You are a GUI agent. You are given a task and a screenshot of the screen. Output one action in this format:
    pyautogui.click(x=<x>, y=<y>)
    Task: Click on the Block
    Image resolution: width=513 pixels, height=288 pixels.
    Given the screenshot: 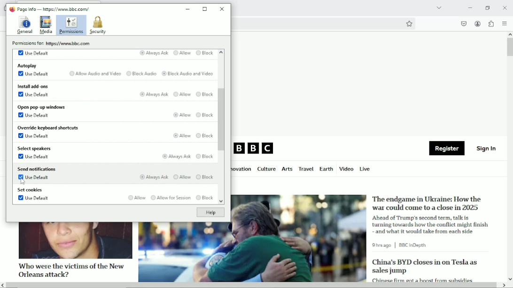 What is the action you would take?
    pyautogui.click(x=205, y=53)
    